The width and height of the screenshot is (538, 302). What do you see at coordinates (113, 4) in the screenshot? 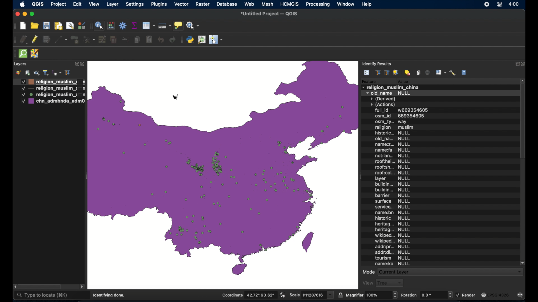
I see `layer` at bounding box center [113, 4].